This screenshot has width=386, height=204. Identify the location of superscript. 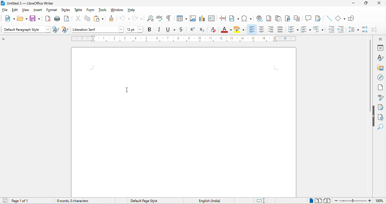
(193, 30).